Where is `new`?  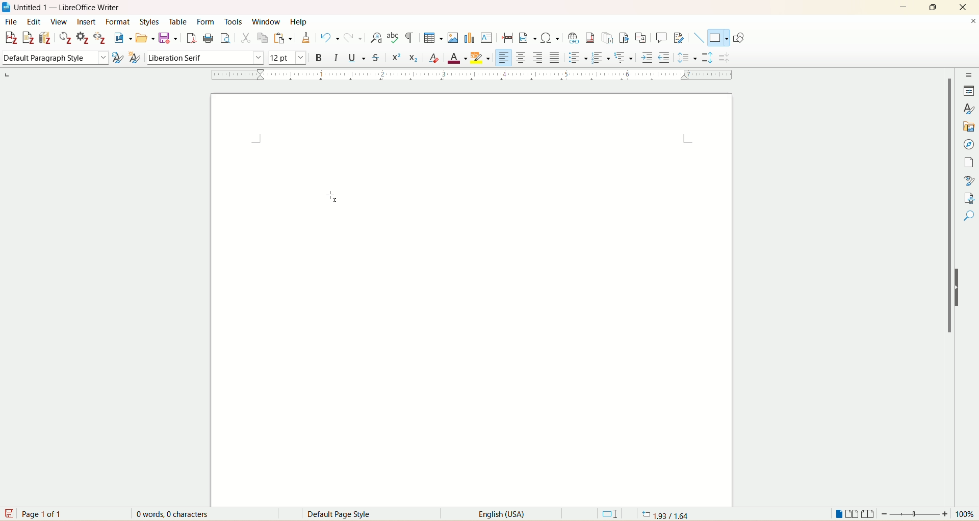 new is located at coordinates (123, 38).